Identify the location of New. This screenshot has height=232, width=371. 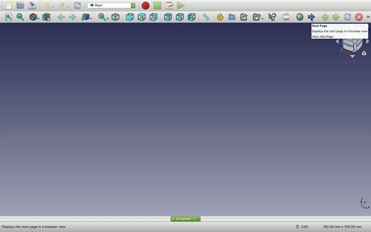
(9, 6).